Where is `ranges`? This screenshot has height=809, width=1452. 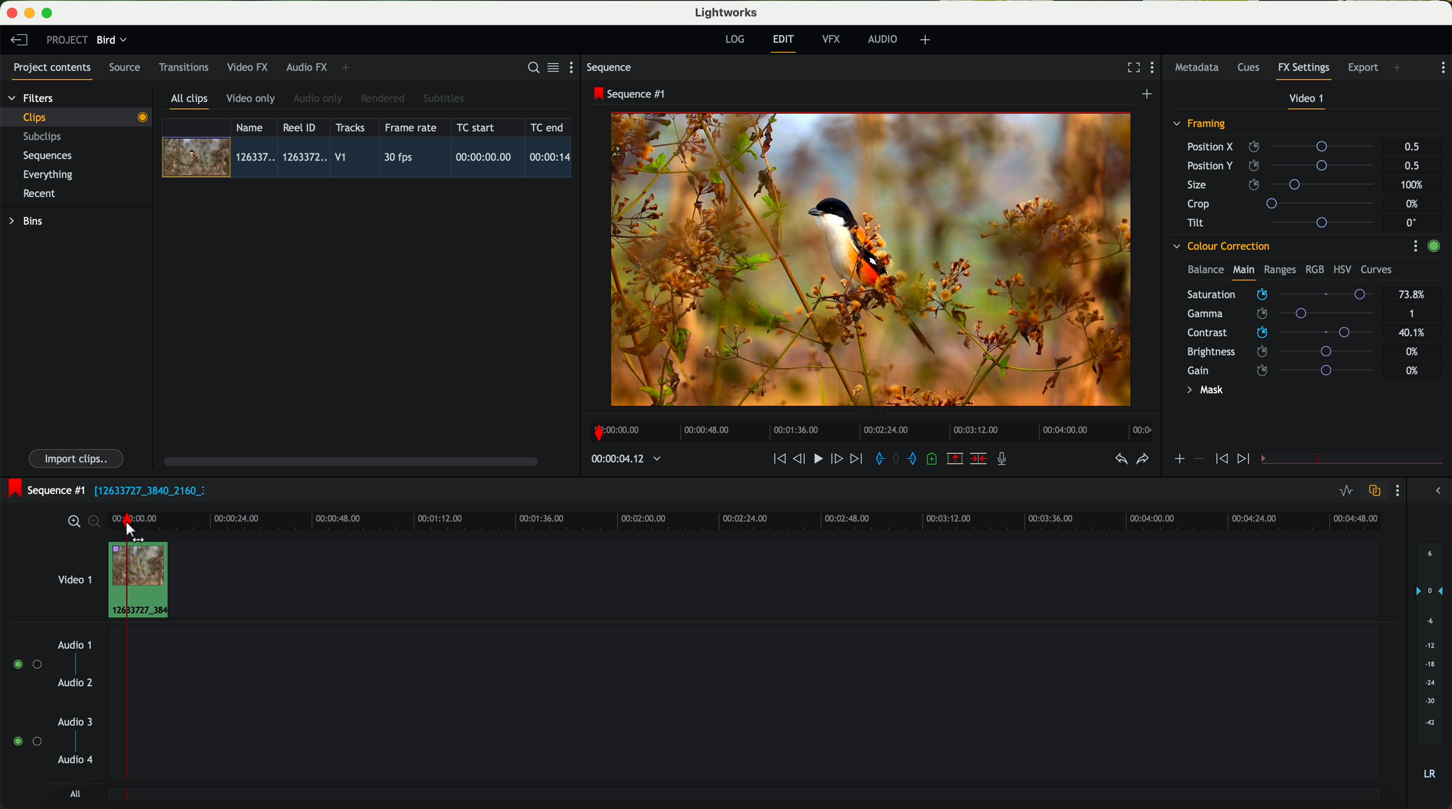
ranges is located at coordinates (1280, 269).